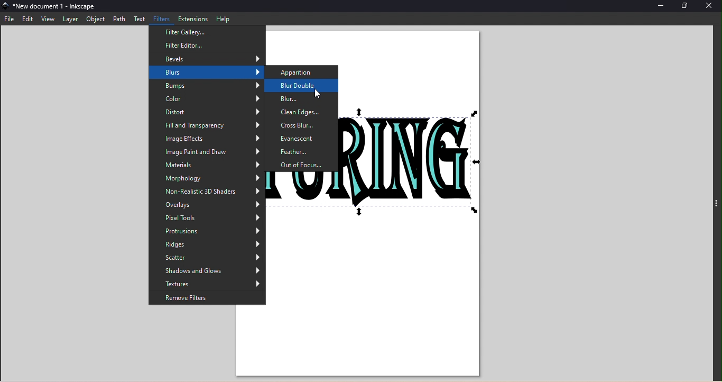 This screenshot has width=722, height=382. What do you see at coordinates (207, 126) in the screenshot?
I see `Fill and transparency` at bounding box center [207, 126].